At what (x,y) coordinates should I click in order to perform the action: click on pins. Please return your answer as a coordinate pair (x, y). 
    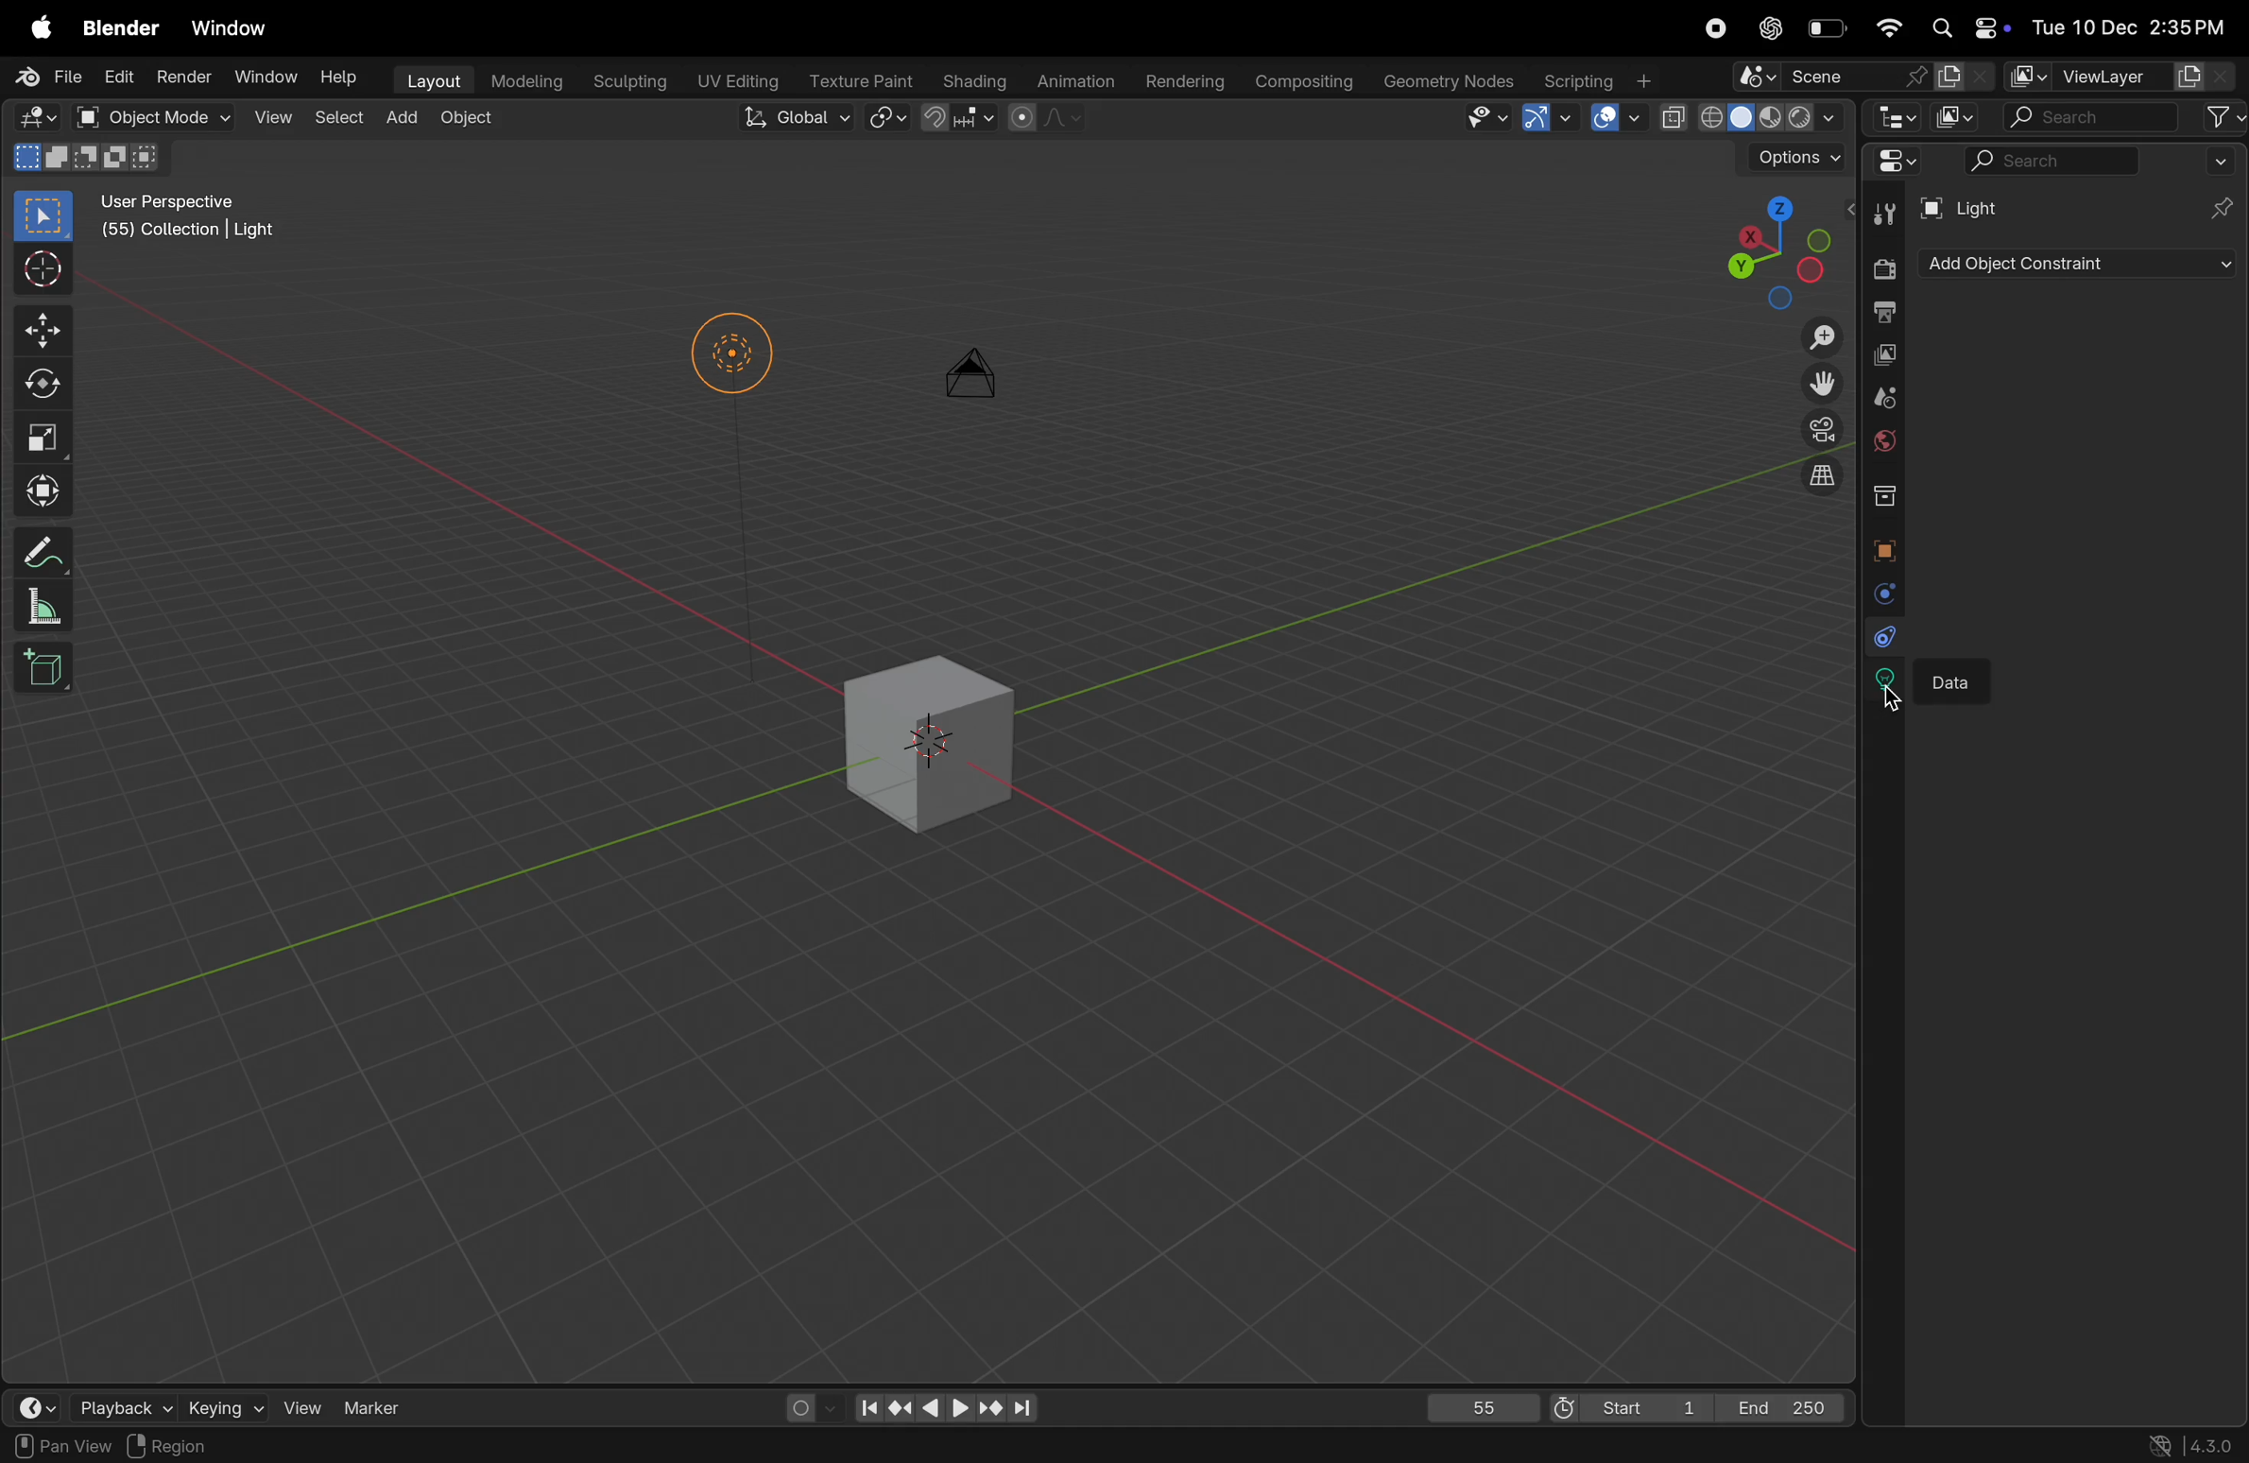
    Looking at the image, I should click on (2223, 207).